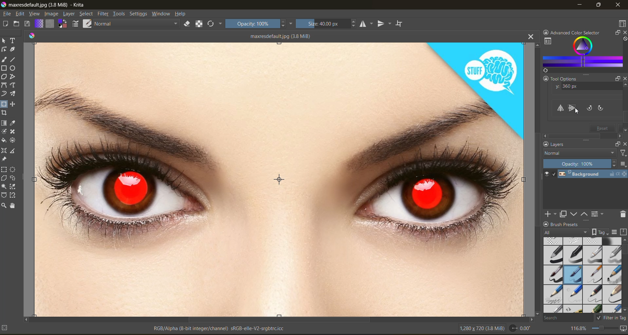 The height and width of the screenshot is (335, 628). I want to click on create, so click(6, 24).